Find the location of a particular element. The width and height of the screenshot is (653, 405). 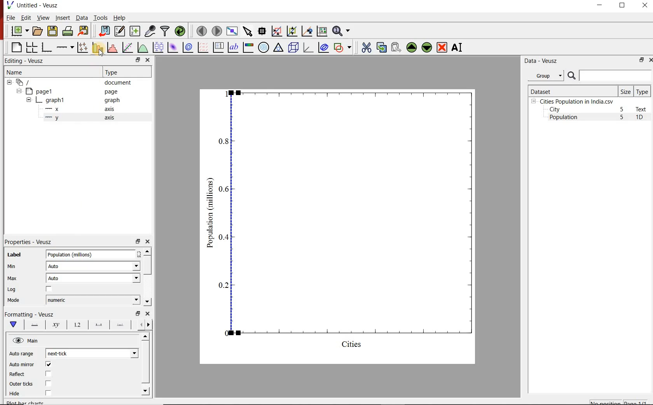

add a shape to the plot is located at coordinates (343, 47).